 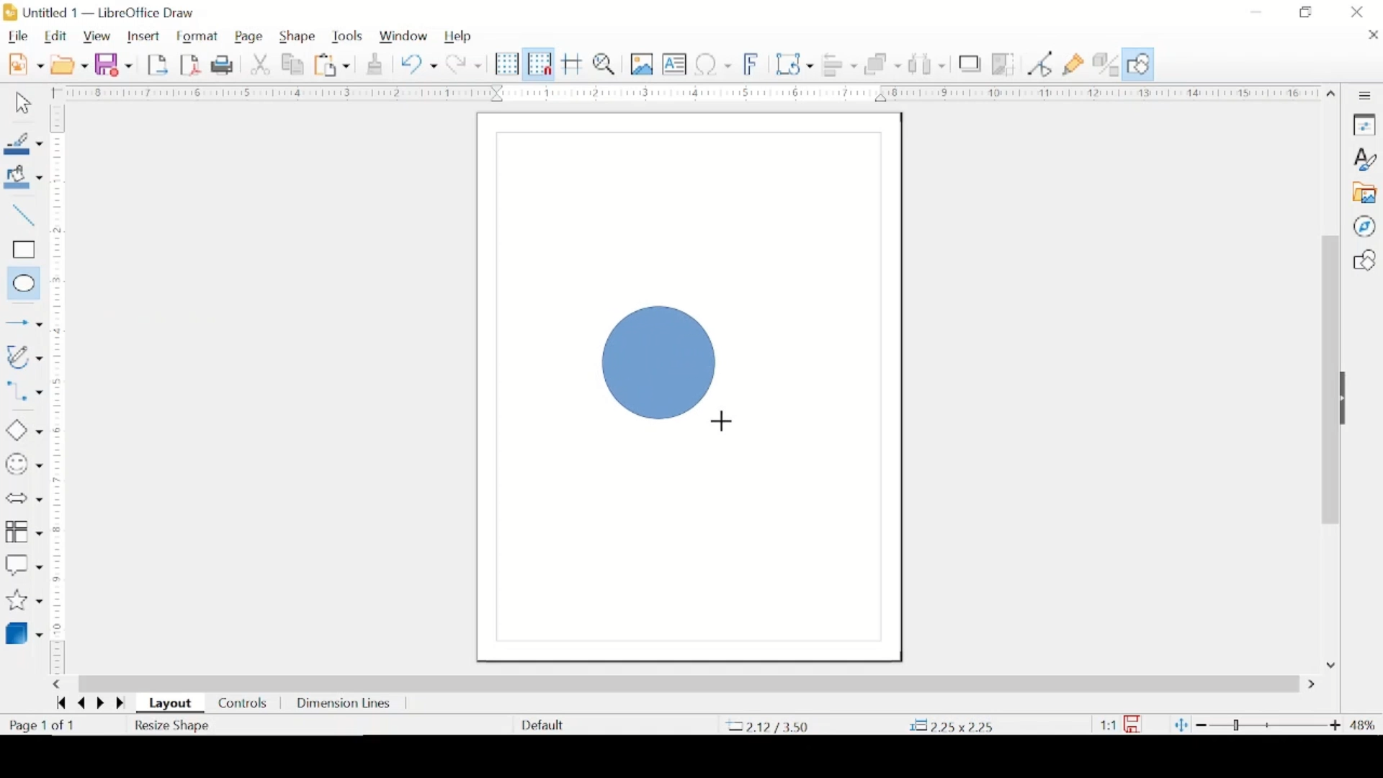 What do you see at coordinates (103, 12) in the screenshot?
I see `untitled 1 - libreoffice draw` at bounding box center [103, 12].